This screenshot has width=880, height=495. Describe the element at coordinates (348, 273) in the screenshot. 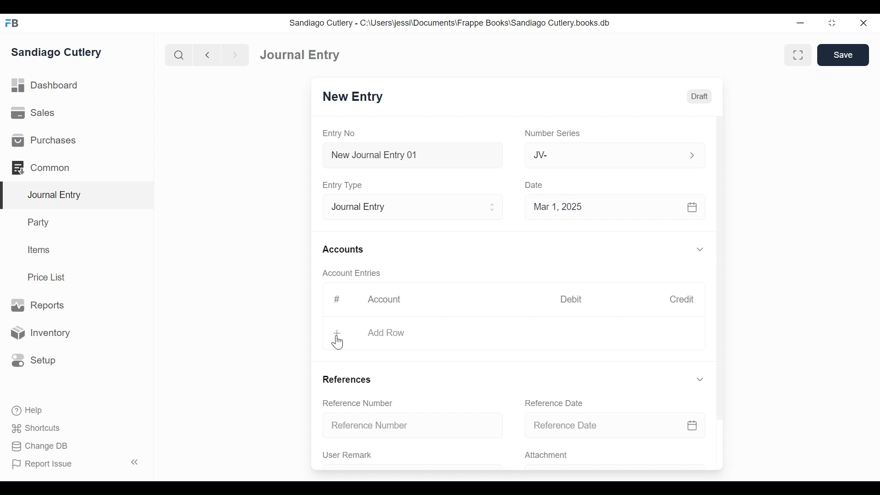

I see `Account Entries` at that location.